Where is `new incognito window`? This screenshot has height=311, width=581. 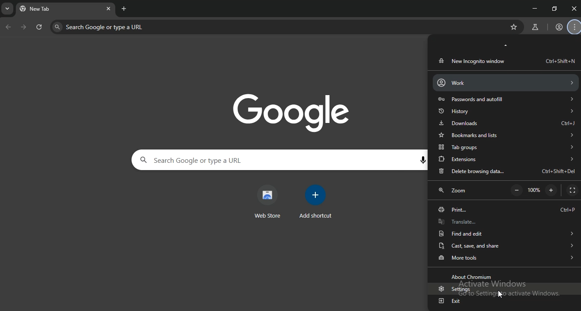 new incognito window is located at coordinates (506, 61).